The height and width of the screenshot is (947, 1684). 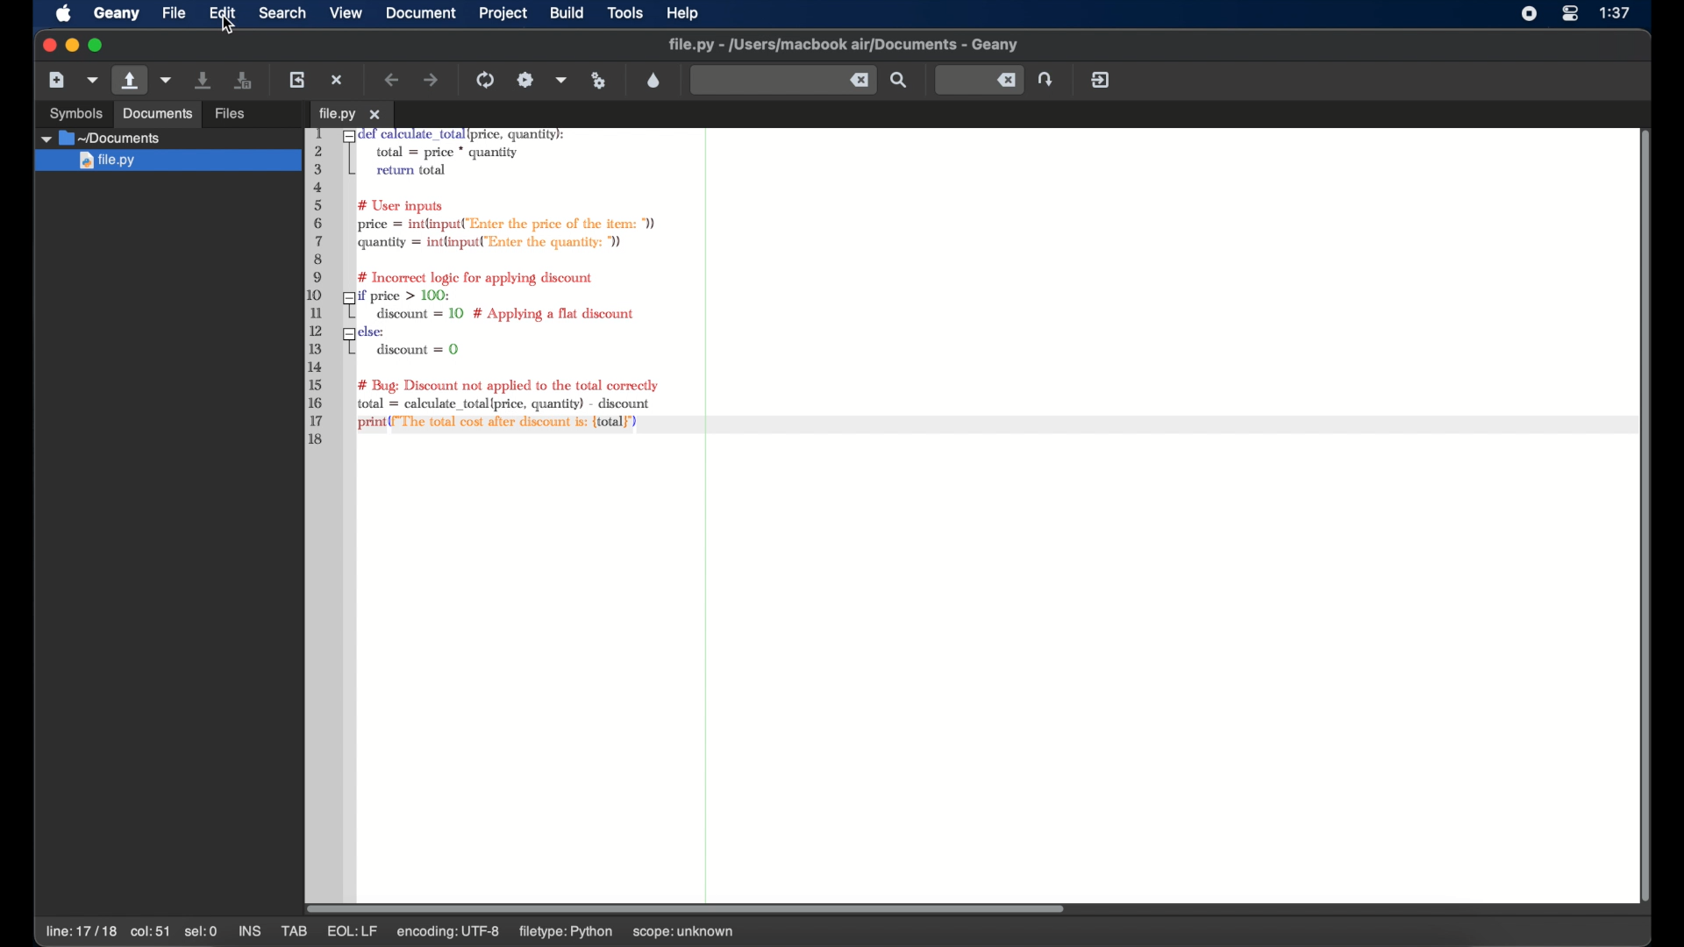 I want to click on create file from template, so click(x=93, y=80).